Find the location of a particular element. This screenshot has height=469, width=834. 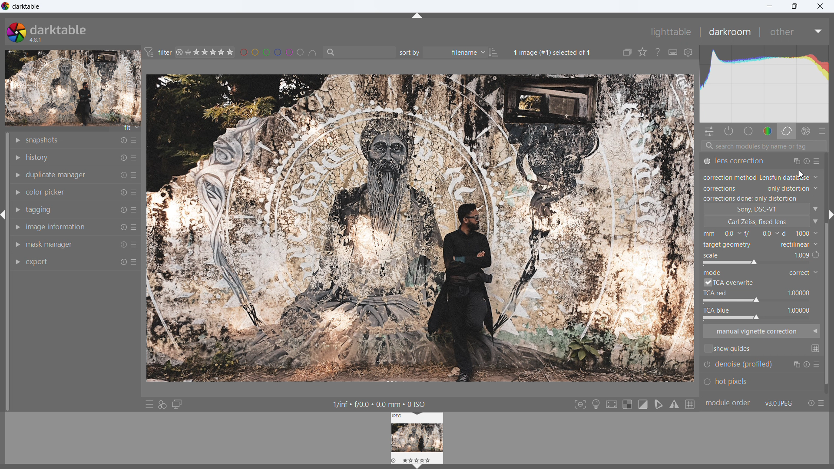

reset is located at coordinates (122, 176).